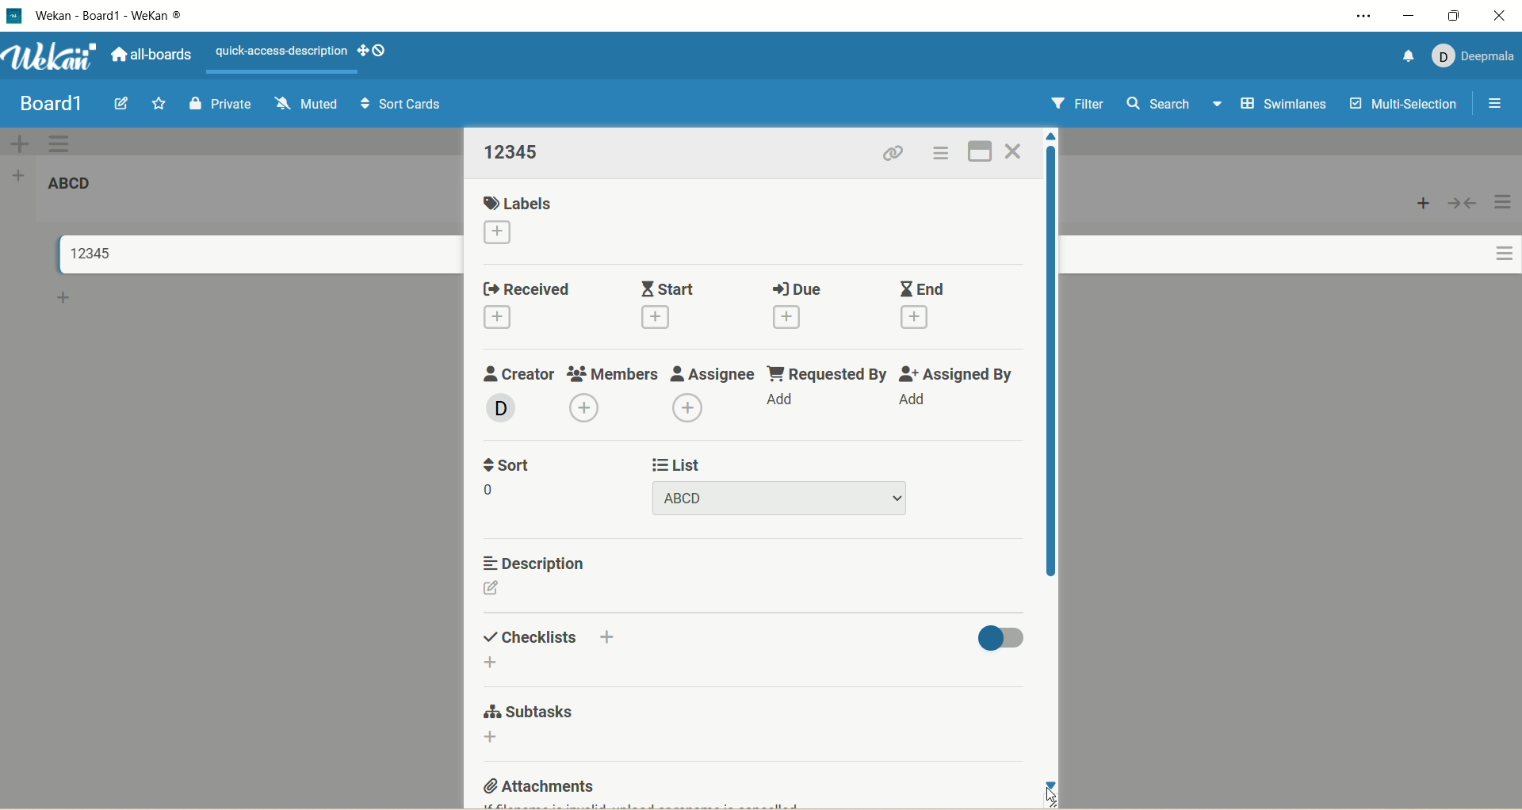 This screenshot has width=1522, height=810. What do you see at coordinates (13, 17) in the screenshot?
I see `logo` at bounding box center [13, 17].